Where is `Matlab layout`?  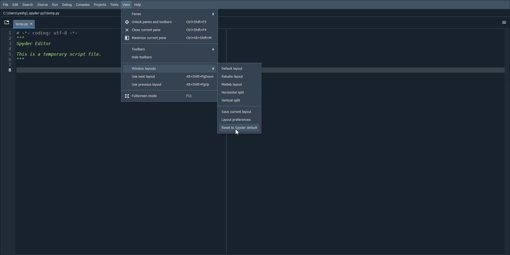
Matlab layout is located at coordinates (240, 84).